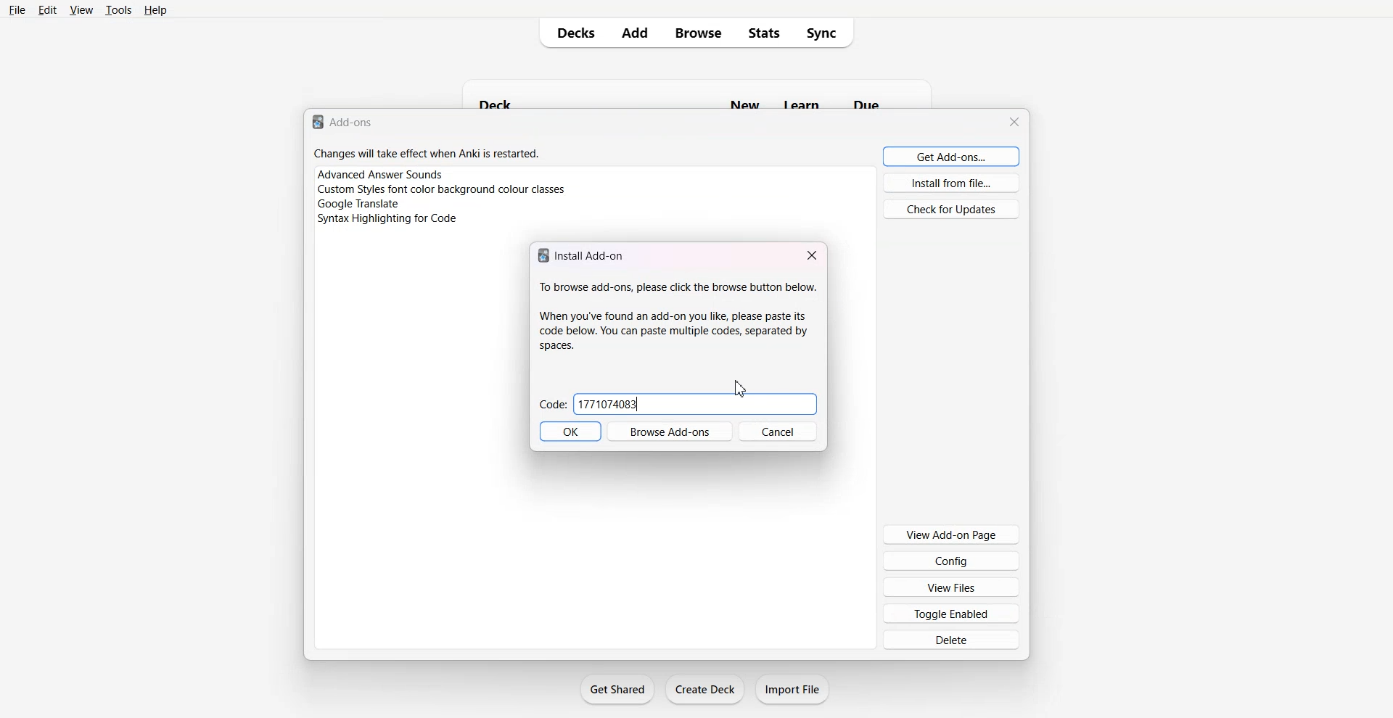 The height and width of the screenshot is (718, 1393). I want to click on Add, so click(636, 33).